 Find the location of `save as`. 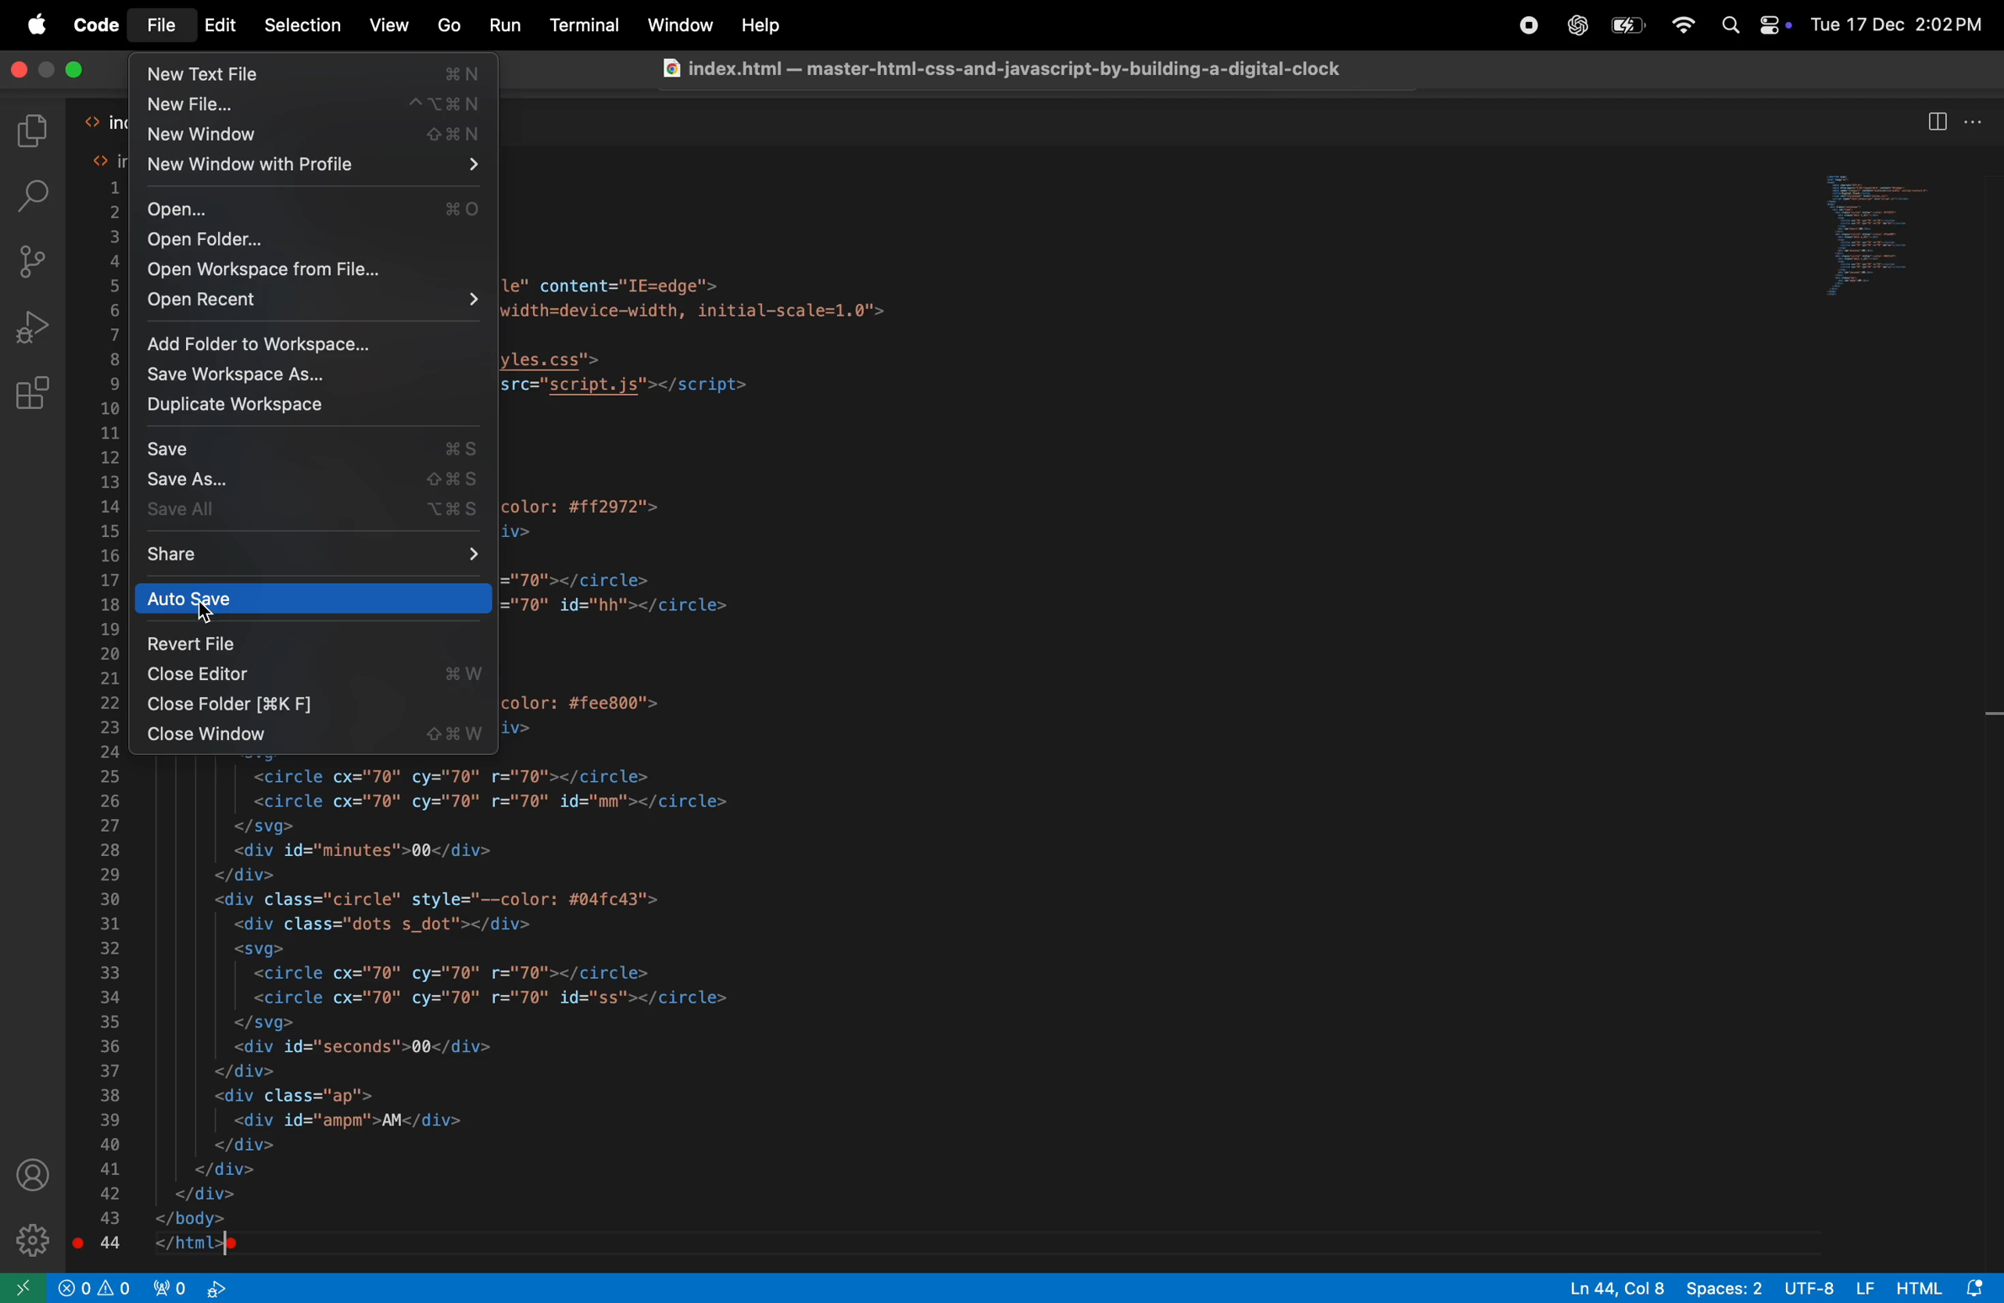

save as is located at coordinates (320, 482).